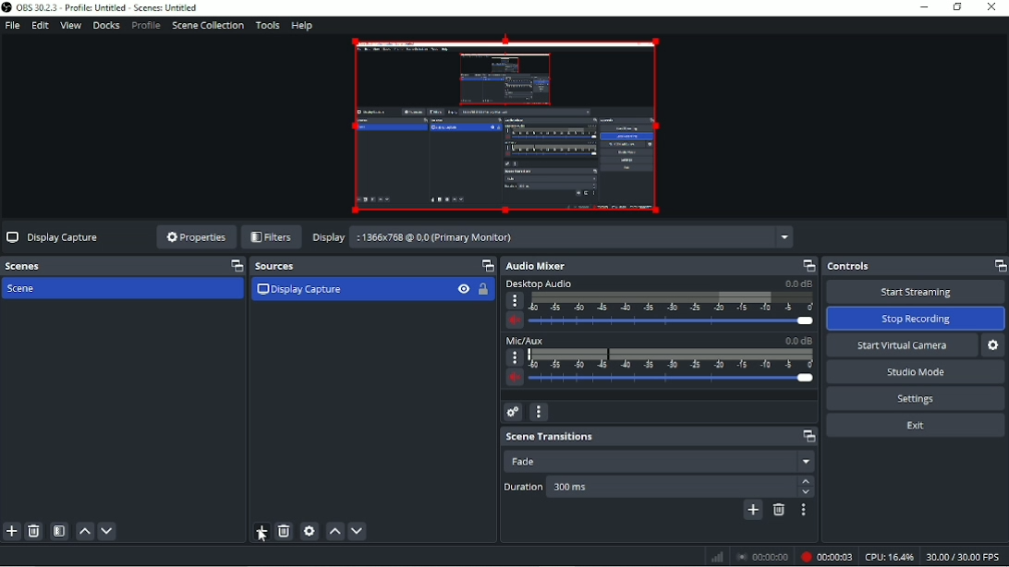  I want to click on Configure virtual camera, so click(993, 345).